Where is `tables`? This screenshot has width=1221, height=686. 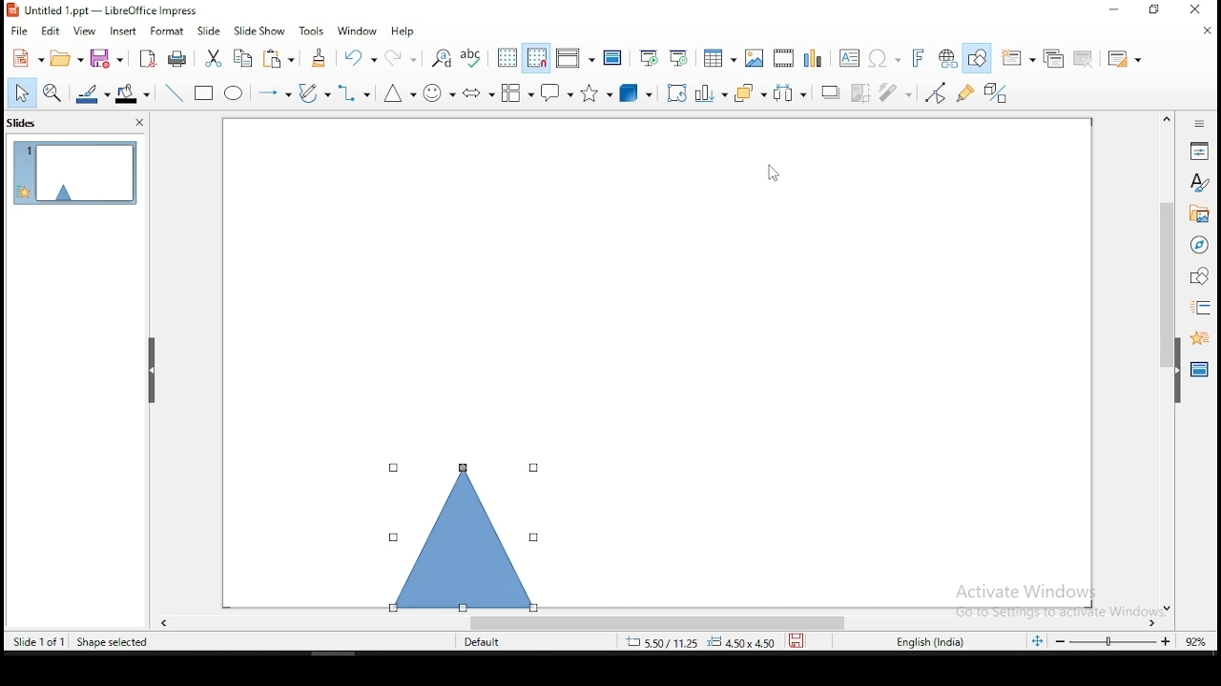
tables is located at coordinates (720, 58).